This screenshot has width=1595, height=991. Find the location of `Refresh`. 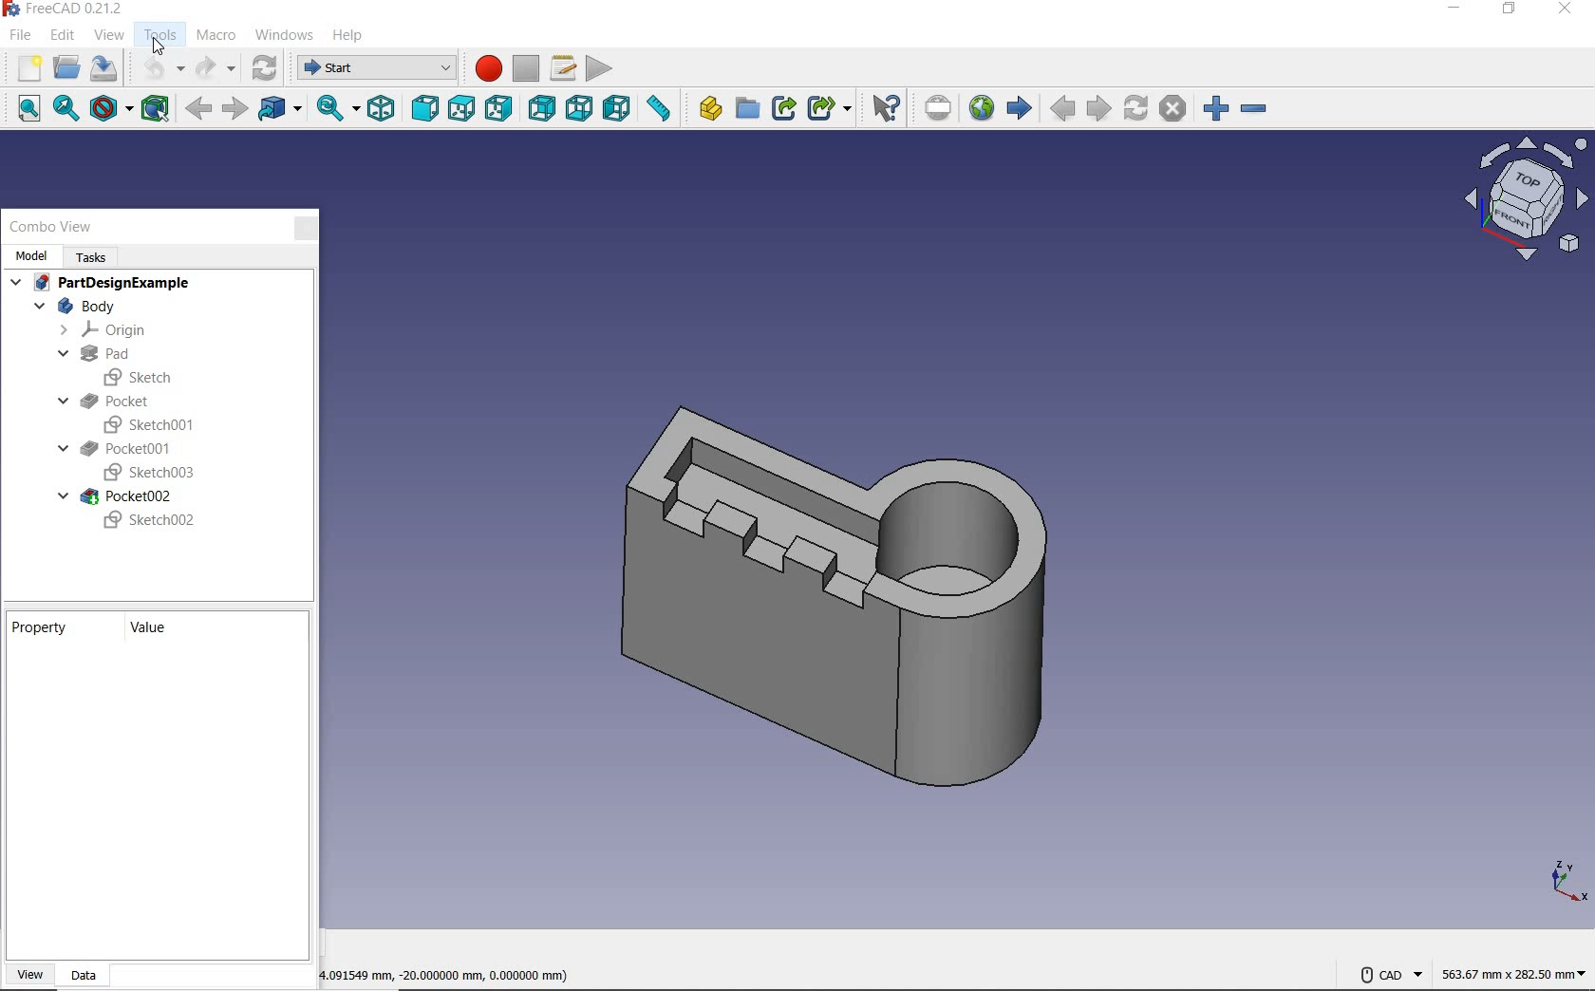

Refresh is located at coordinates (267, 68).